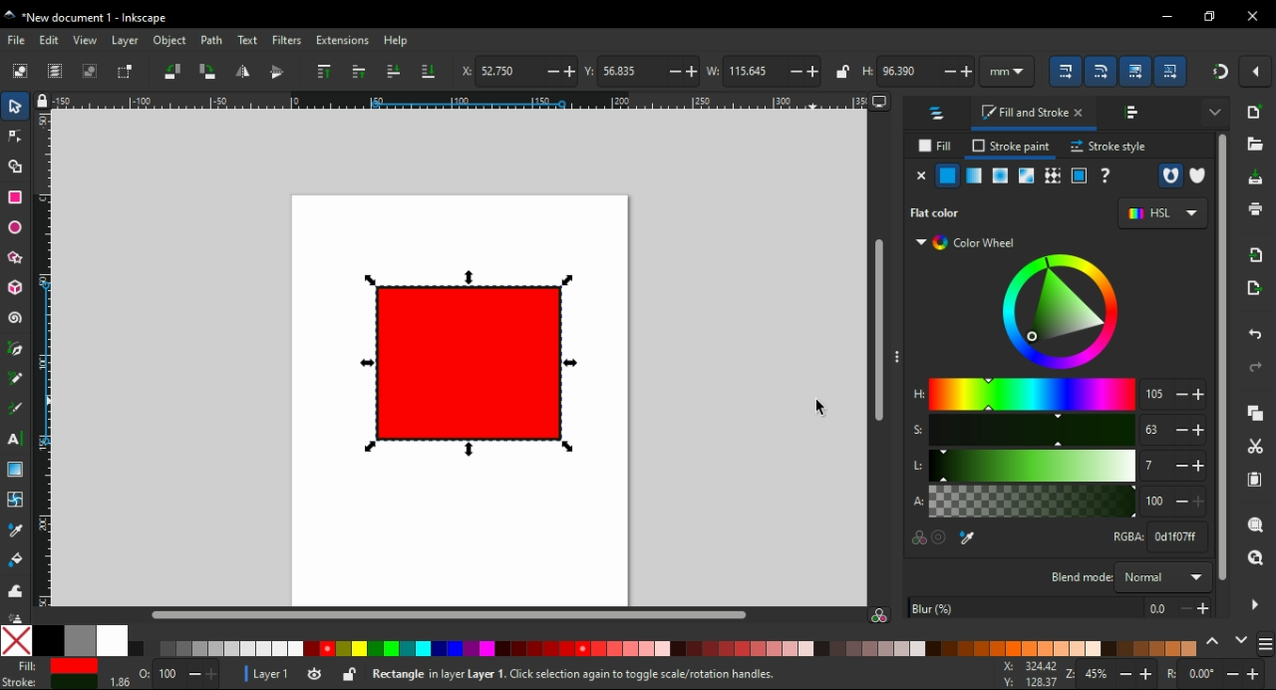 The width and height of the screenshot is (1276, 690). I want to click on lock, so click(841, 72).